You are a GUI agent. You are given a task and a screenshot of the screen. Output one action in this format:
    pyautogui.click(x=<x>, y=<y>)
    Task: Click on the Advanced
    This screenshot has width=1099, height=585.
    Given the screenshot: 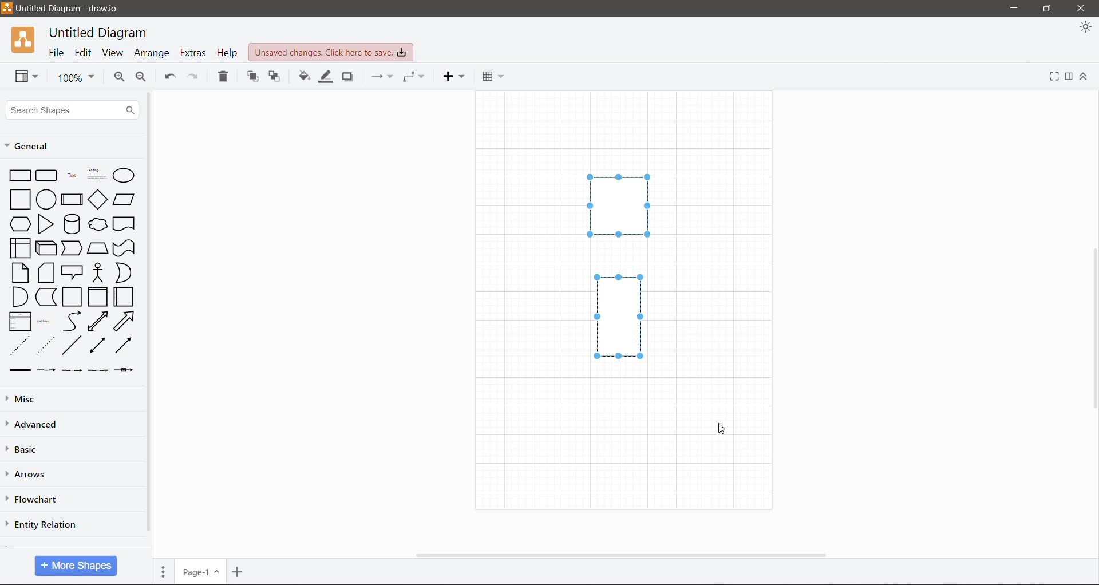 What is the action you would take?
    pyautogui.click(x=39, y=425)
    